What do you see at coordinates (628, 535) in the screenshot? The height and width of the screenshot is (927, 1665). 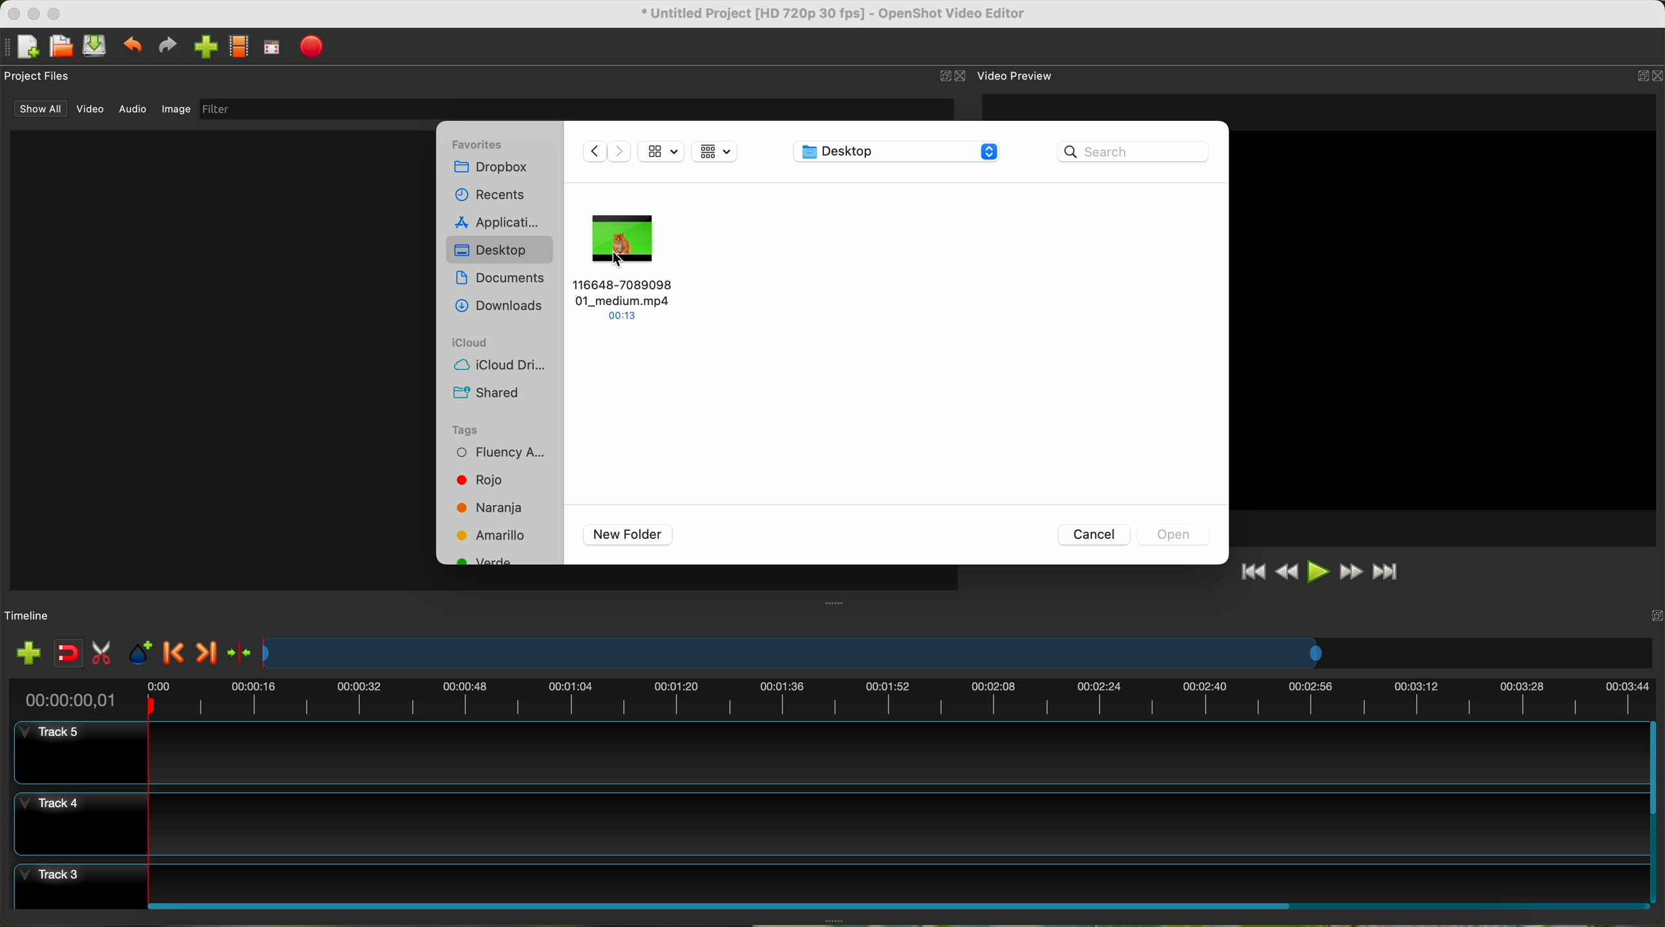 I see `new folder button` at bounding box center [628, 535].